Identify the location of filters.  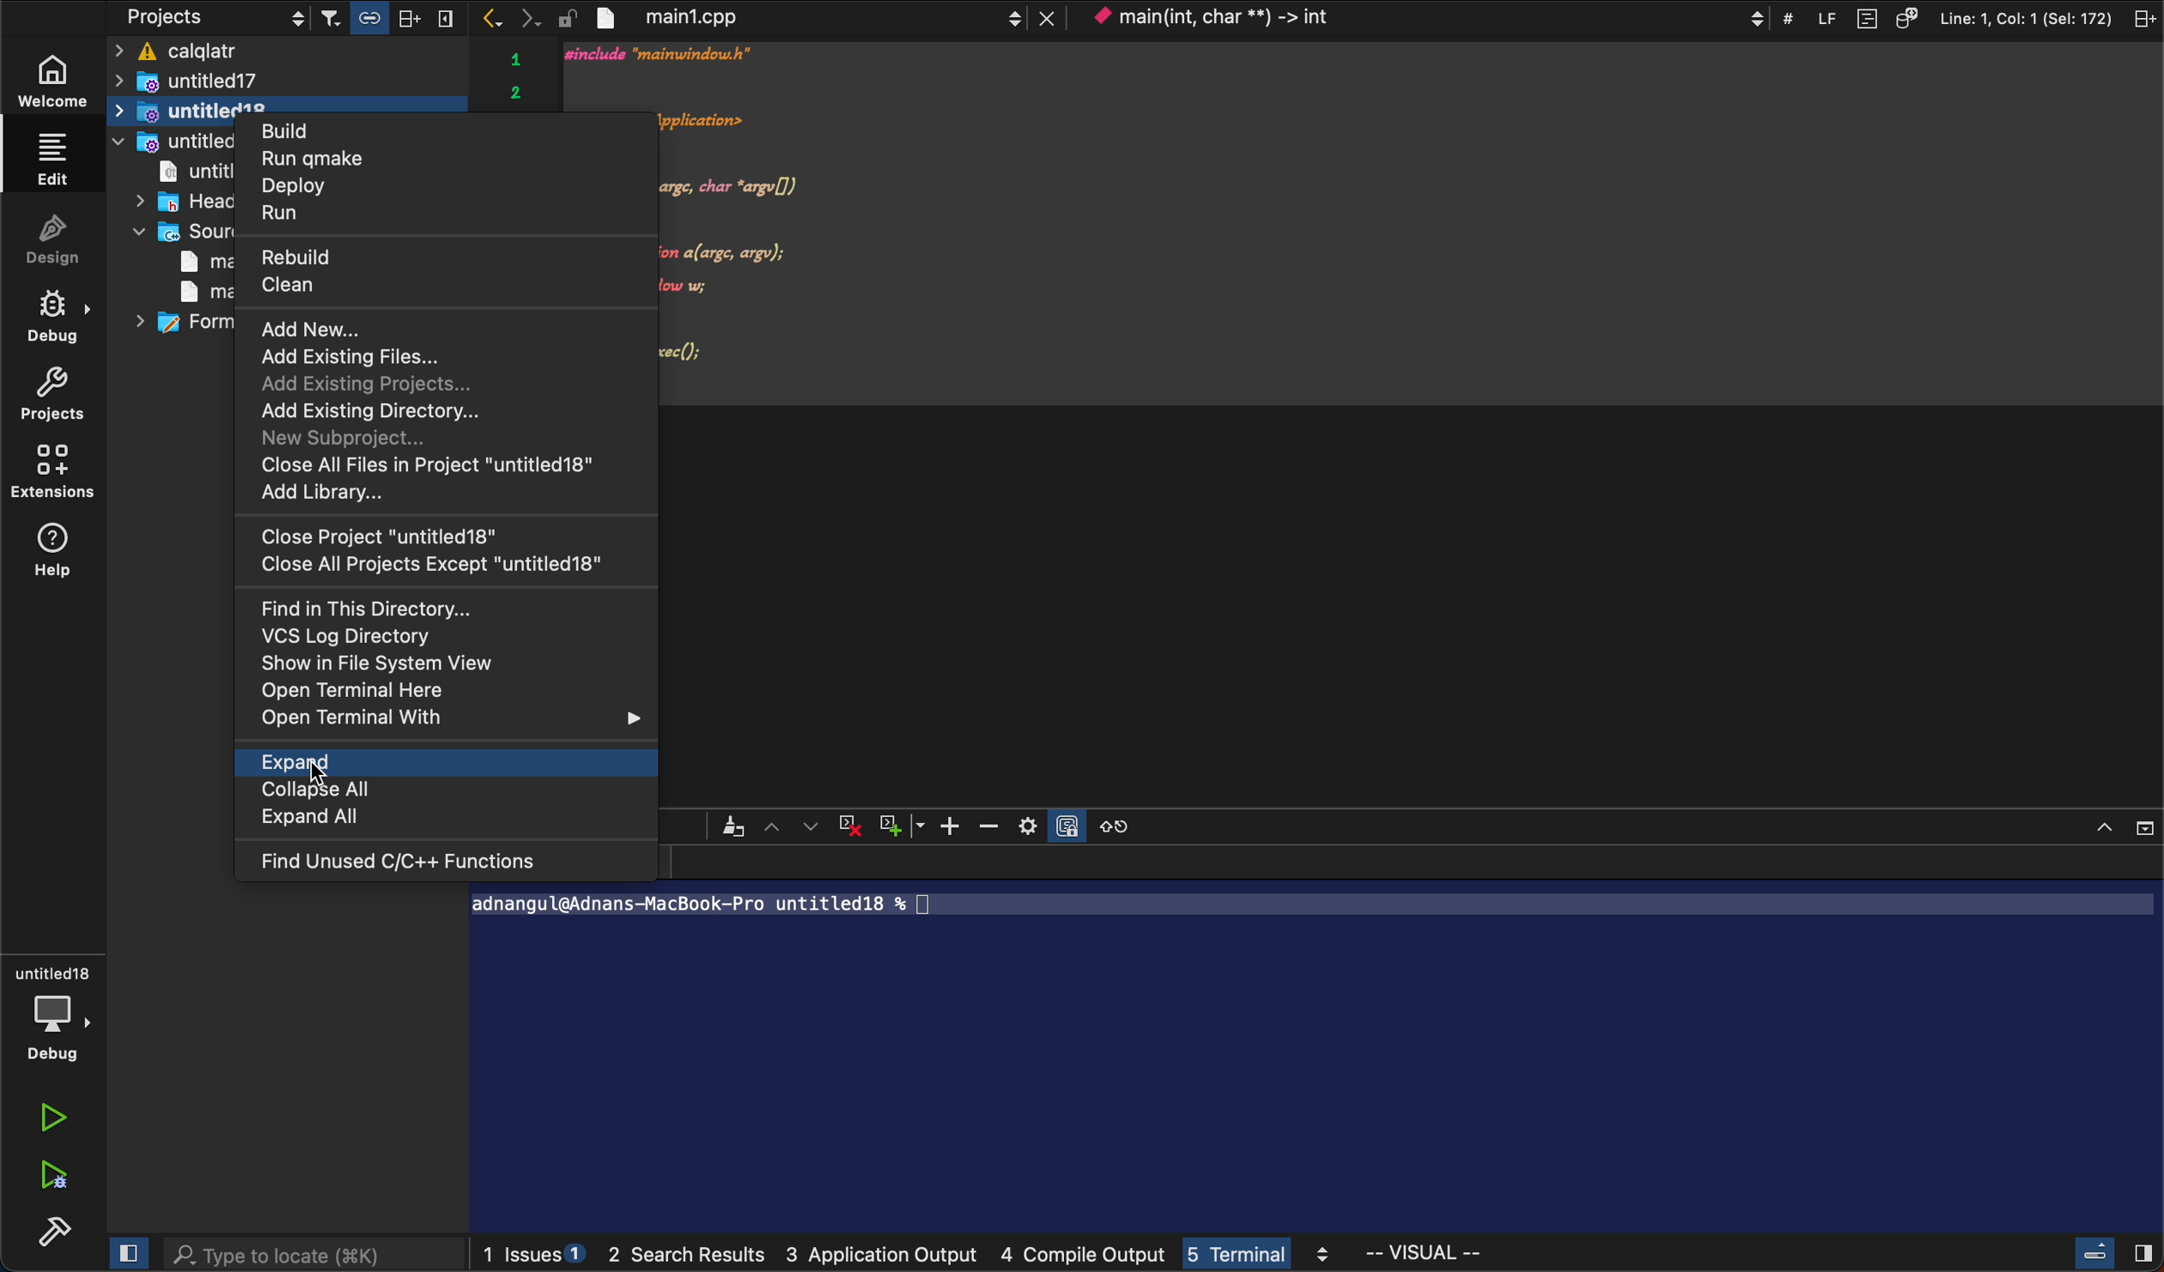
(322, 16).